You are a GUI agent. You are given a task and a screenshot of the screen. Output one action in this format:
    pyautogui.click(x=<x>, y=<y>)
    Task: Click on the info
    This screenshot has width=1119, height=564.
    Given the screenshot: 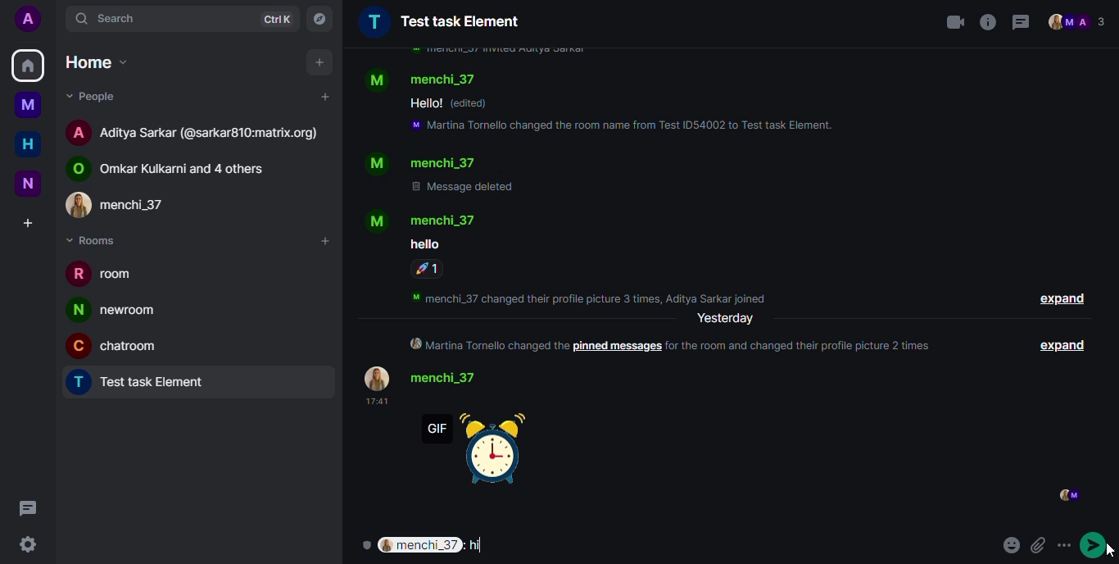 What is the action you would take?
    pyautogui.click(x=988, y=21)
    